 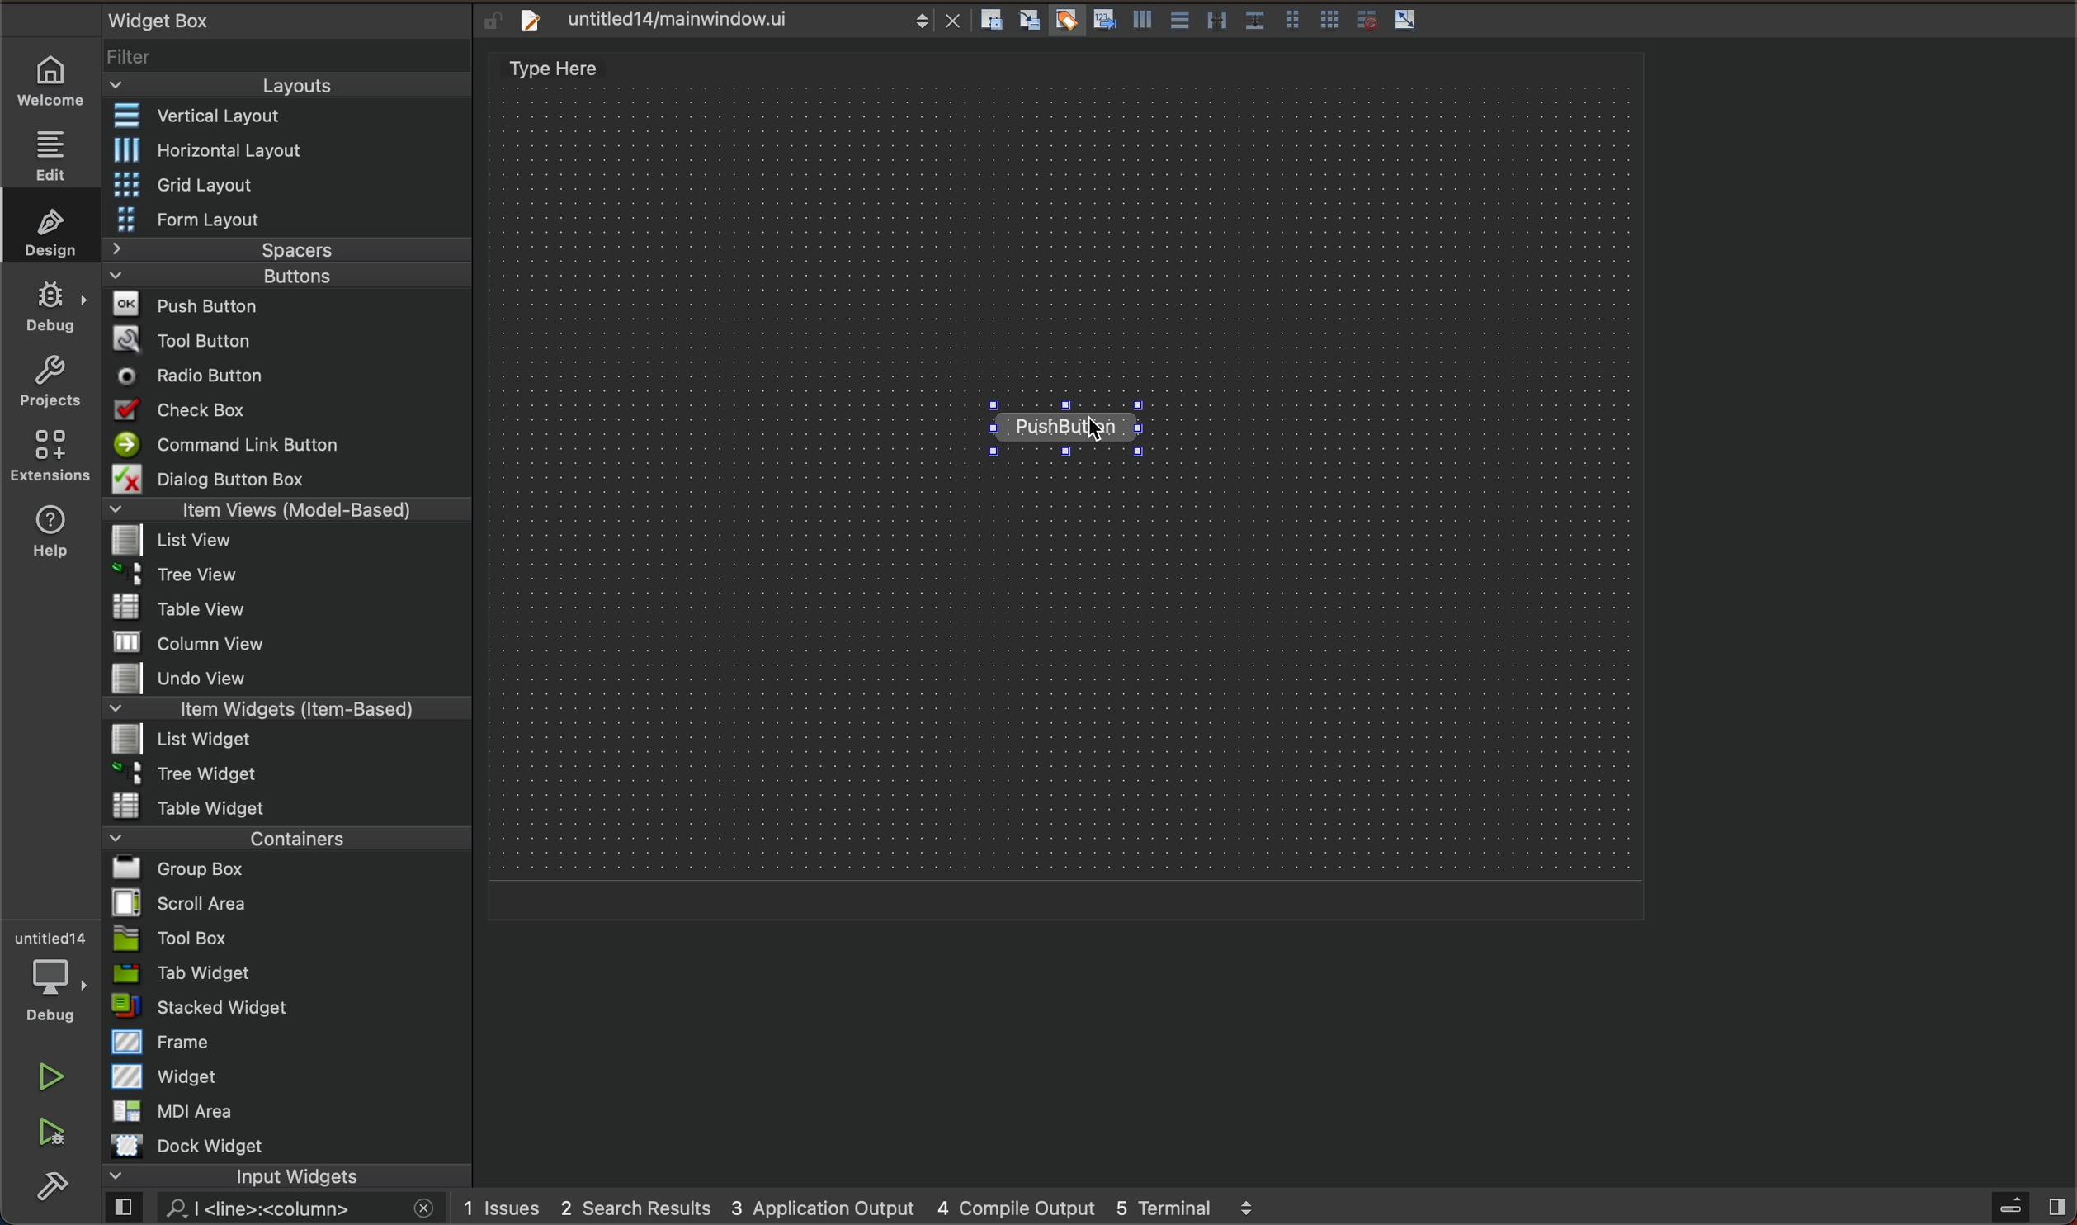 I want to click on 2 serch result, so click(x=640, y=1207).